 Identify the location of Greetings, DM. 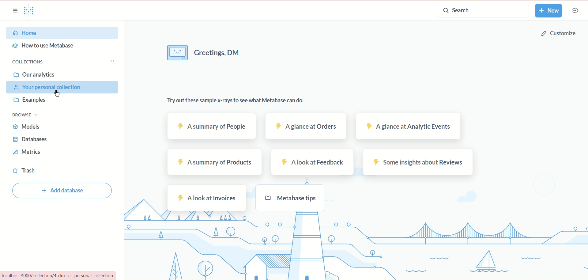
(219, 52).